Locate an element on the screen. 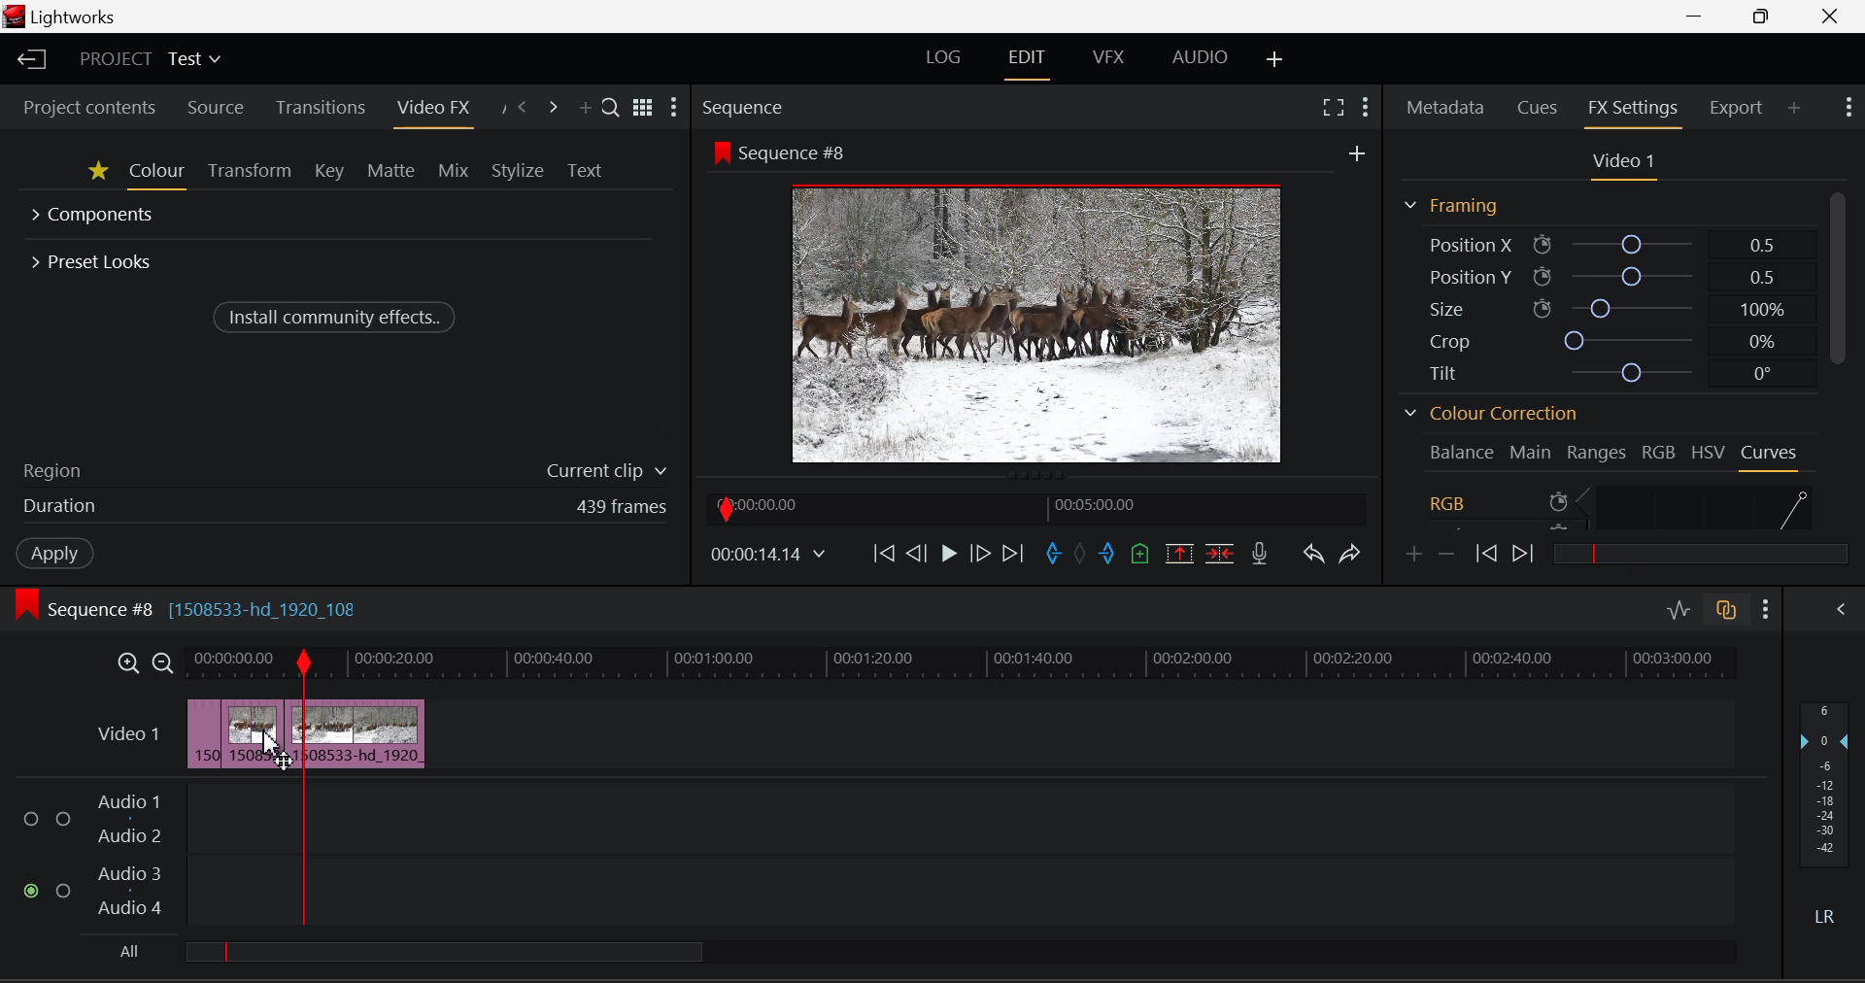 Image resolution: width=1865 pixels, height=983 pixels. Curves Tab Open is located at coordinates (1768, 455).